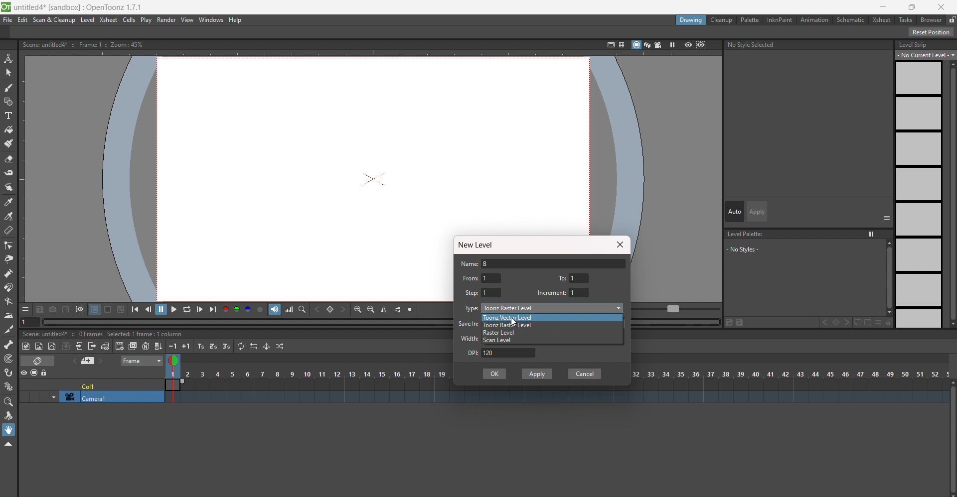 This screenshot has height=497, width=957. I want to click on swing, so click(266, 346).